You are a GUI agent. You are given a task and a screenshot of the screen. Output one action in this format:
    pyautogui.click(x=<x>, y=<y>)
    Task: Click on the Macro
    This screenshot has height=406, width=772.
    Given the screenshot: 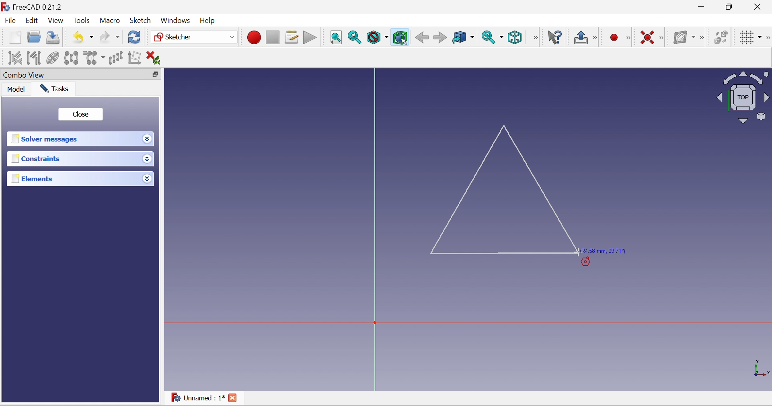 What is the action you would take?
    pyautogui.click(x=109, y=21)
    